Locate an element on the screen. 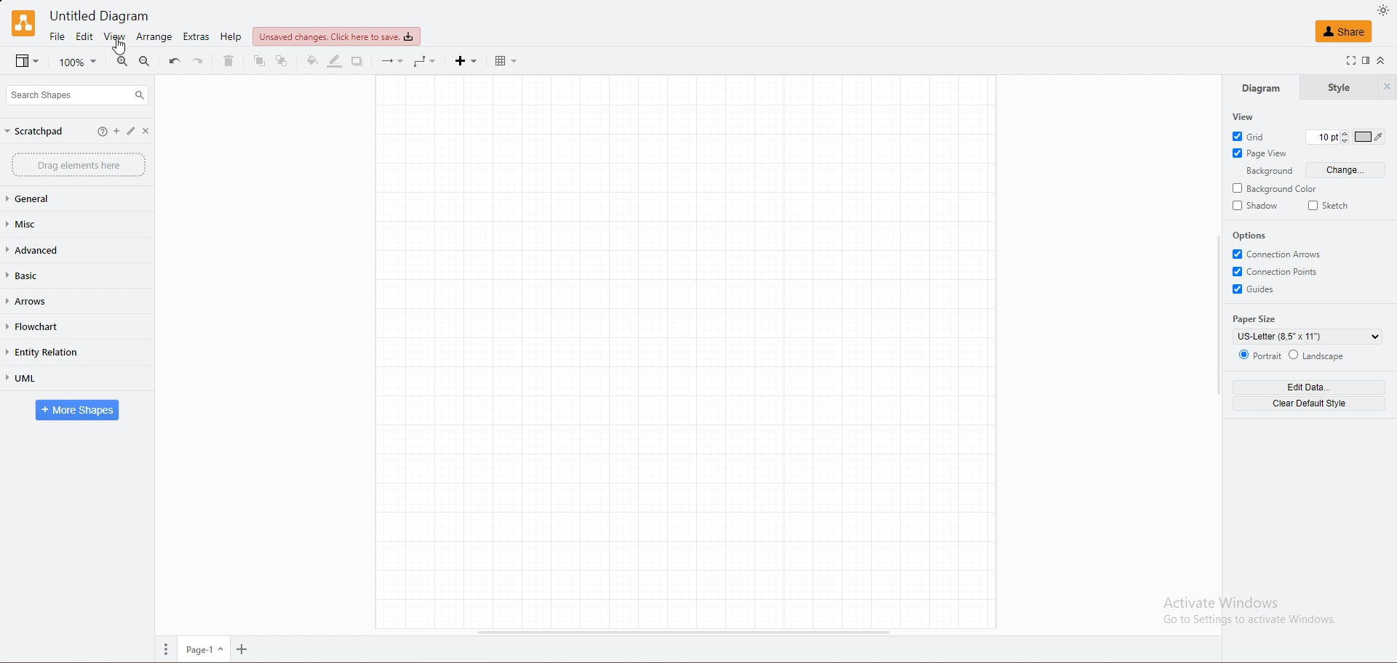 The width and height of the screenshot is (1397, 663). zoom in is located at coordinates (122, 61).